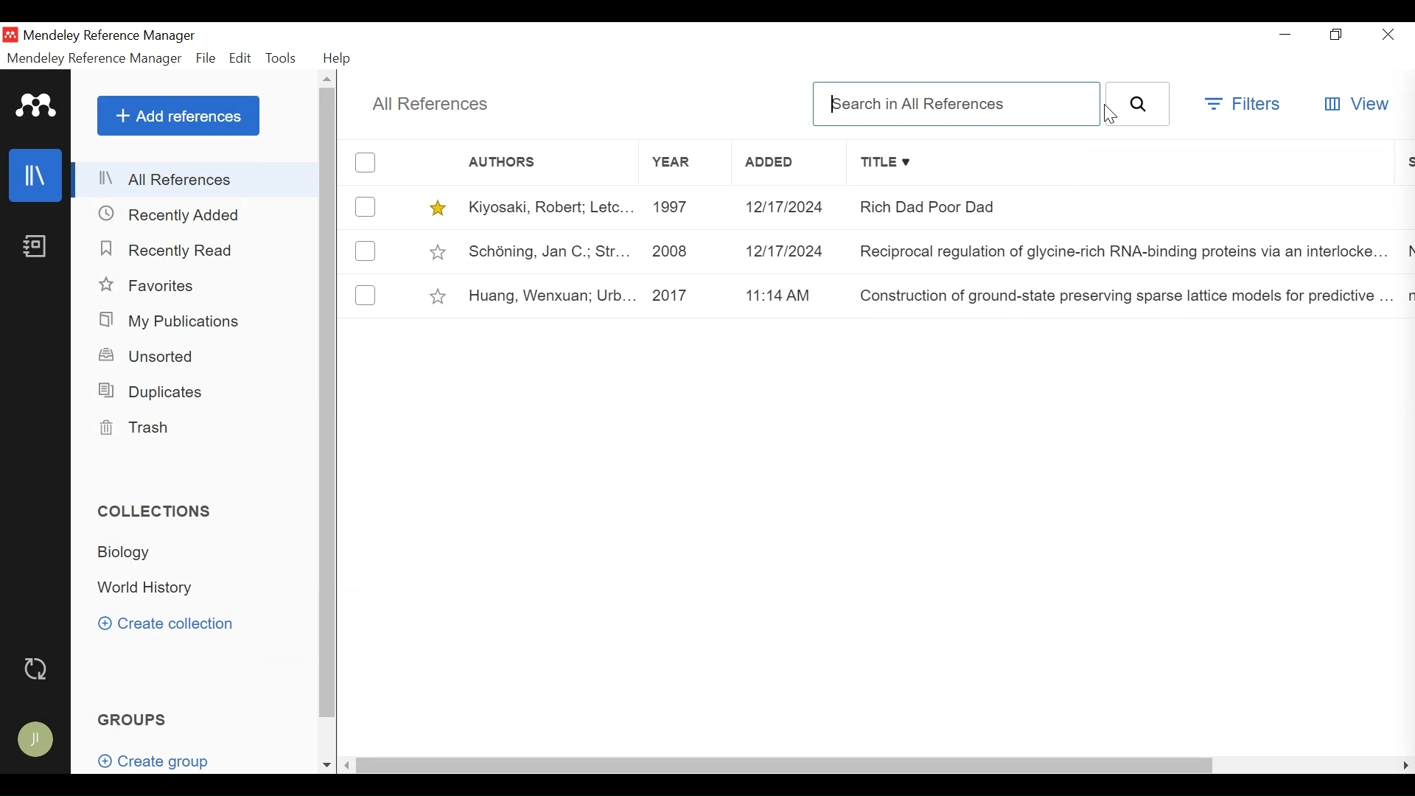 The width and height of the screenshot is (1415, 796). I want to click on Scroll down, so click(326, 765).